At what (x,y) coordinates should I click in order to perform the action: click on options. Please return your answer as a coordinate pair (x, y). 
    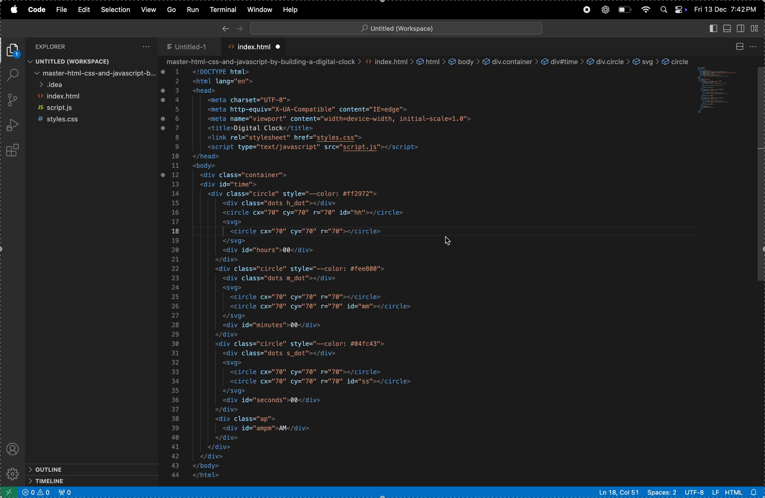
    Looking at the image, I should click on (145, 46).